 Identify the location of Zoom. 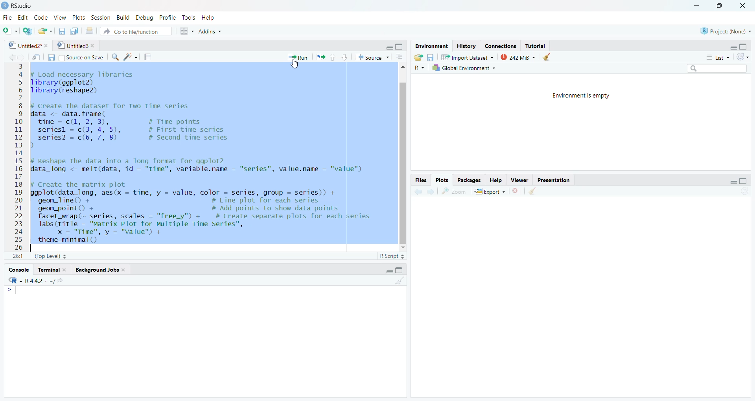
(454, 191).